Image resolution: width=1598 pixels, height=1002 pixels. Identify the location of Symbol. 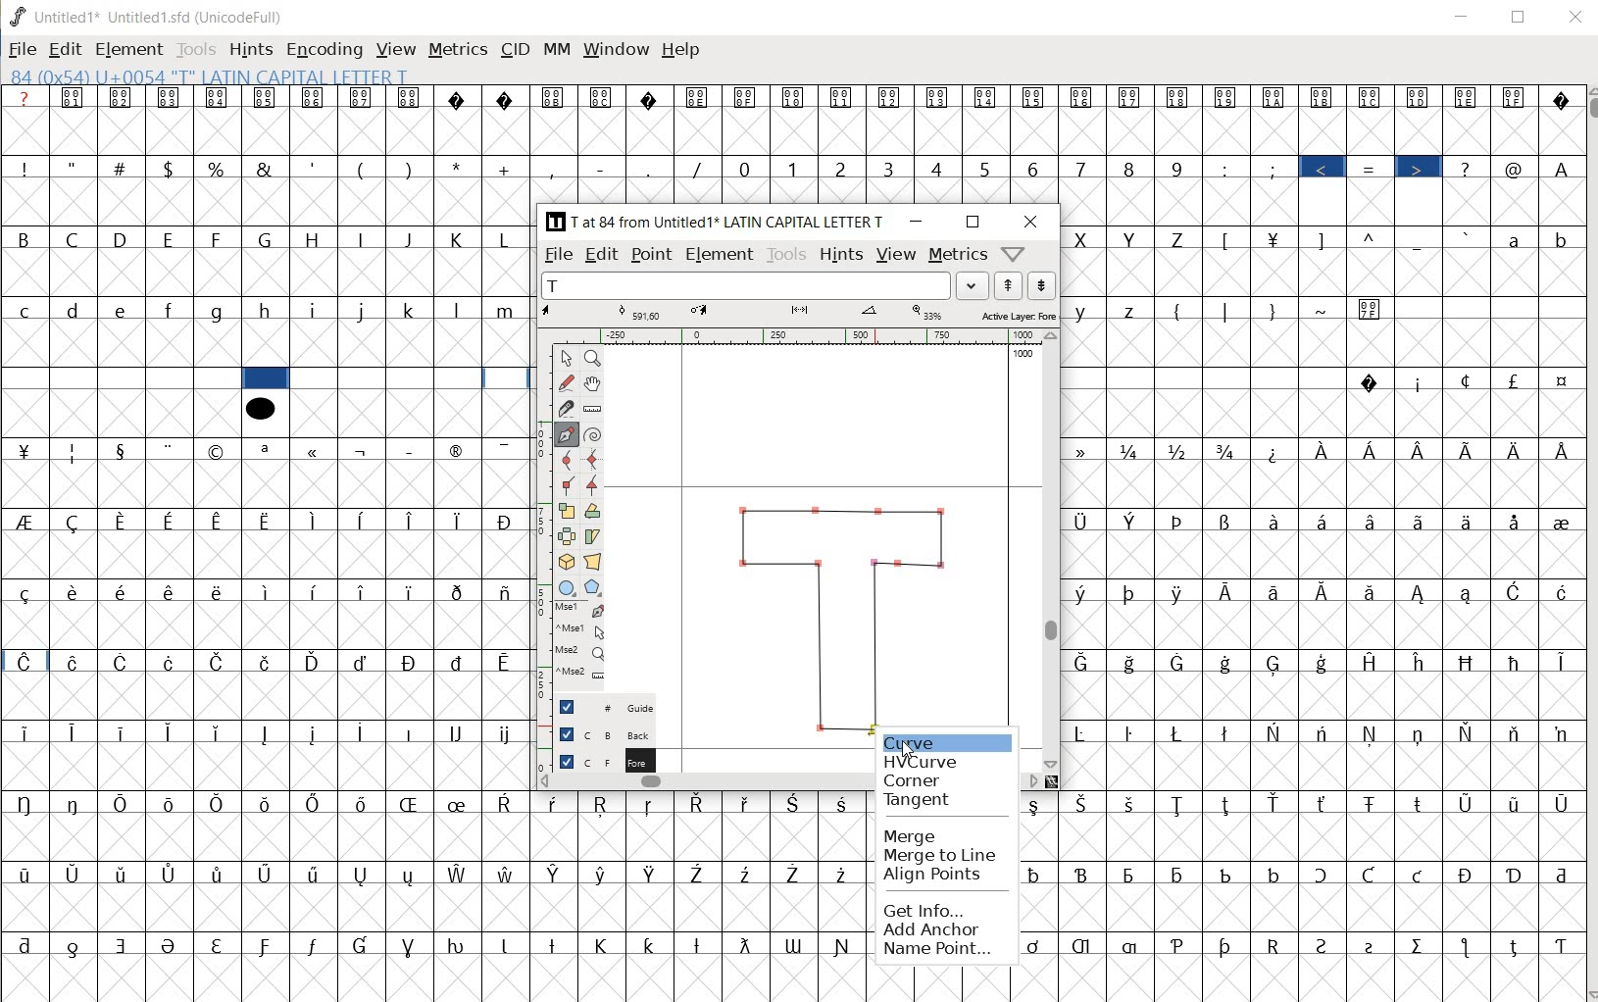
(1373, 733).